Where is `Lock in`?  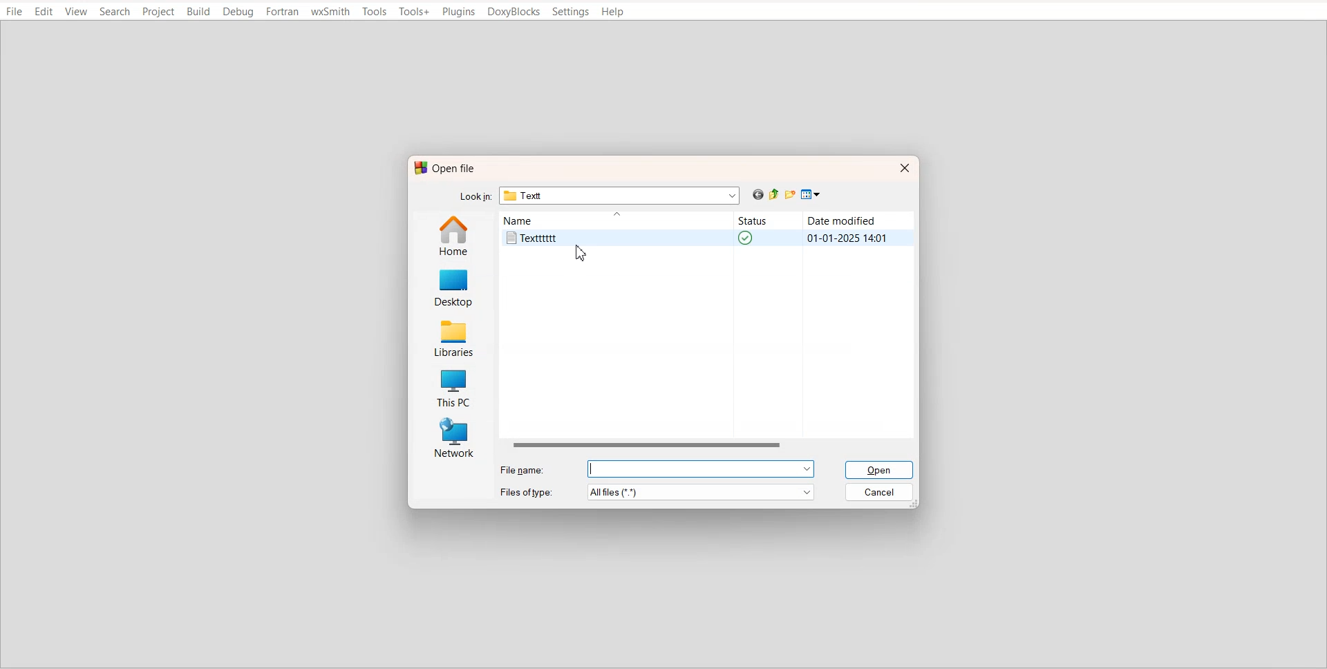 Lock in is located at coordinates (599, 196).